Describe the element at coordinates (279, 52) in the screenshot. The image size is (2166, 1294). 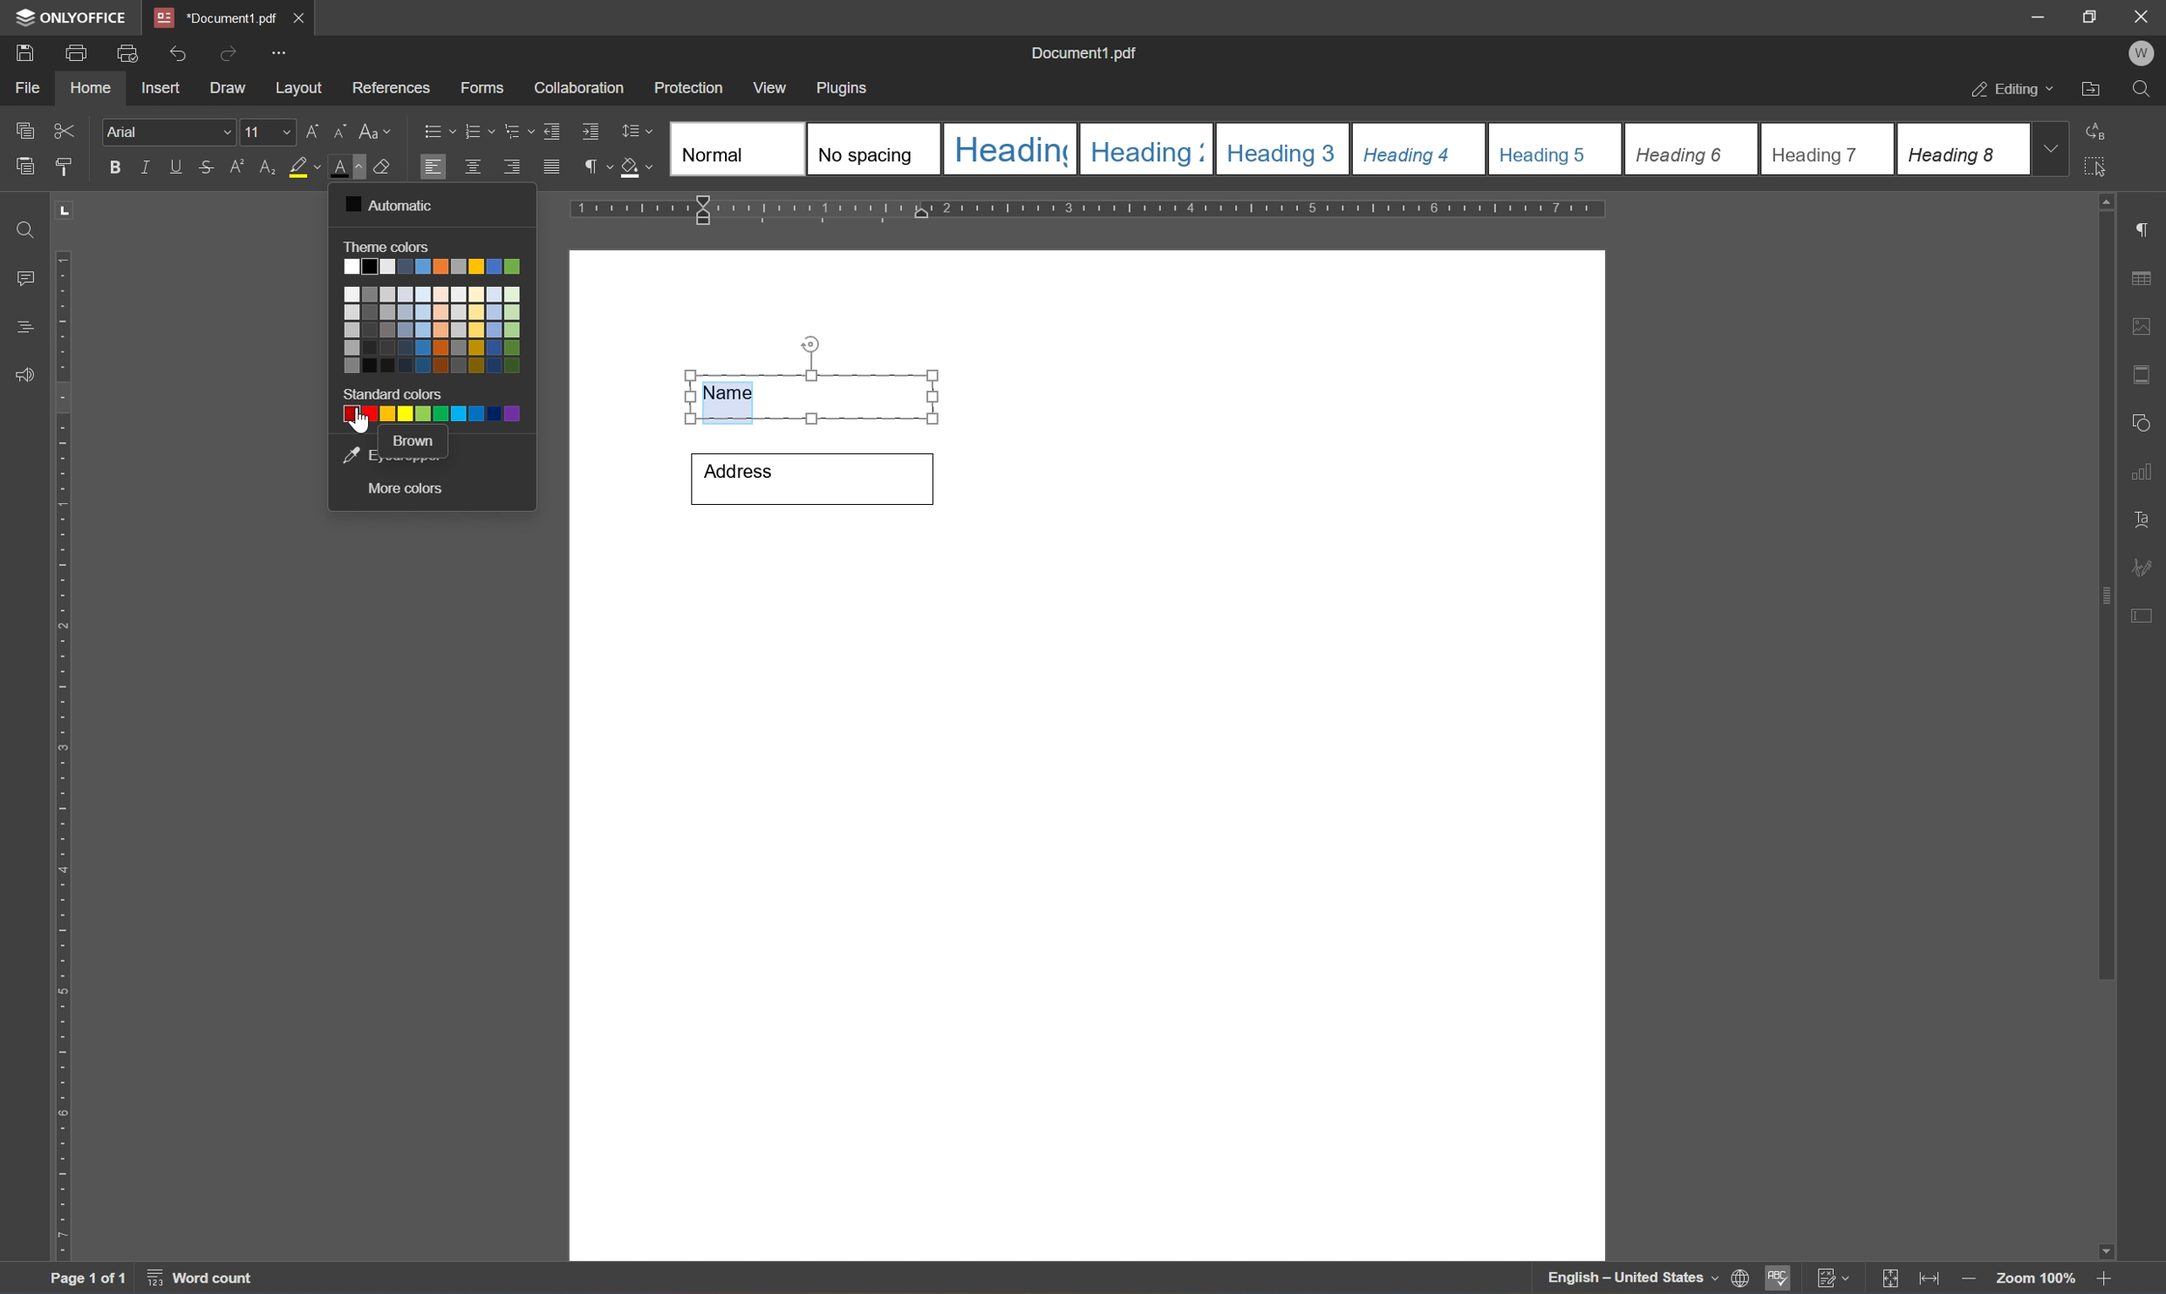
I see `customize quick access toolbar` at that location.